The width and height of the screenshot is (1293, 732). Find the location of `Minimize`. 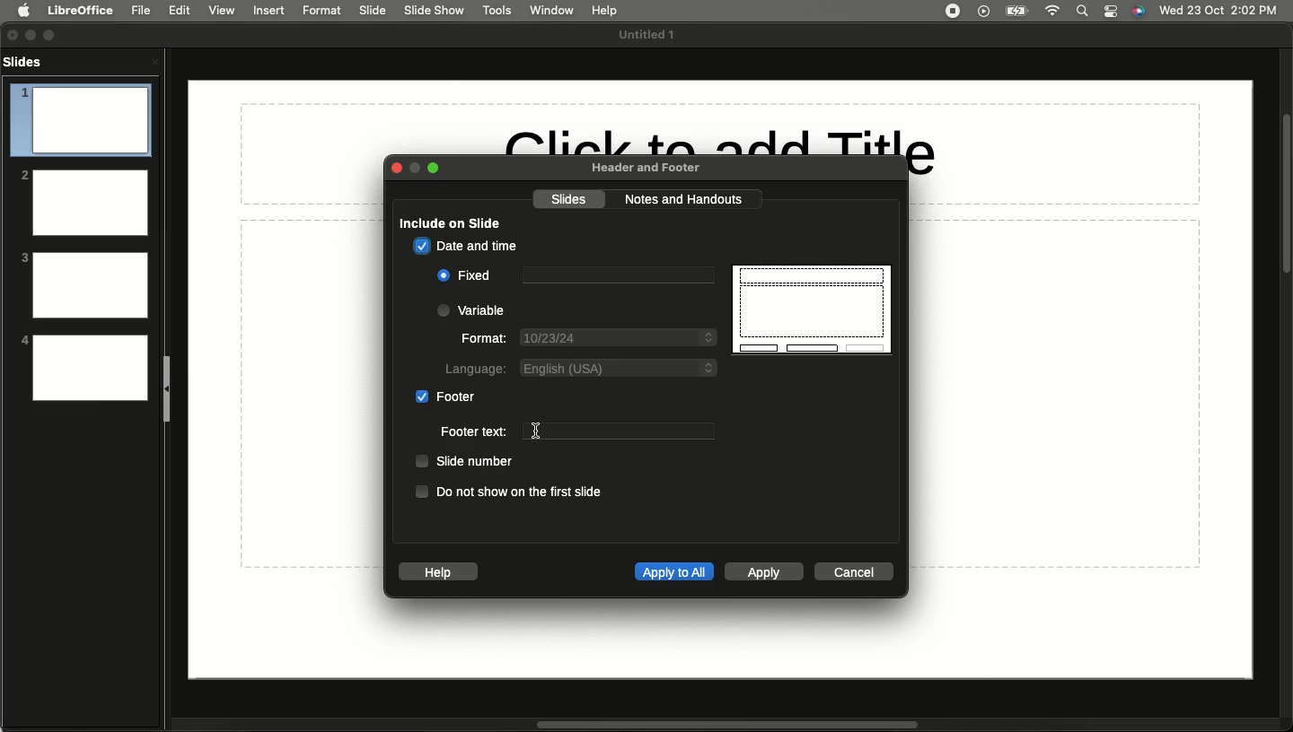

Minimize is located at coordinates (35, 35).